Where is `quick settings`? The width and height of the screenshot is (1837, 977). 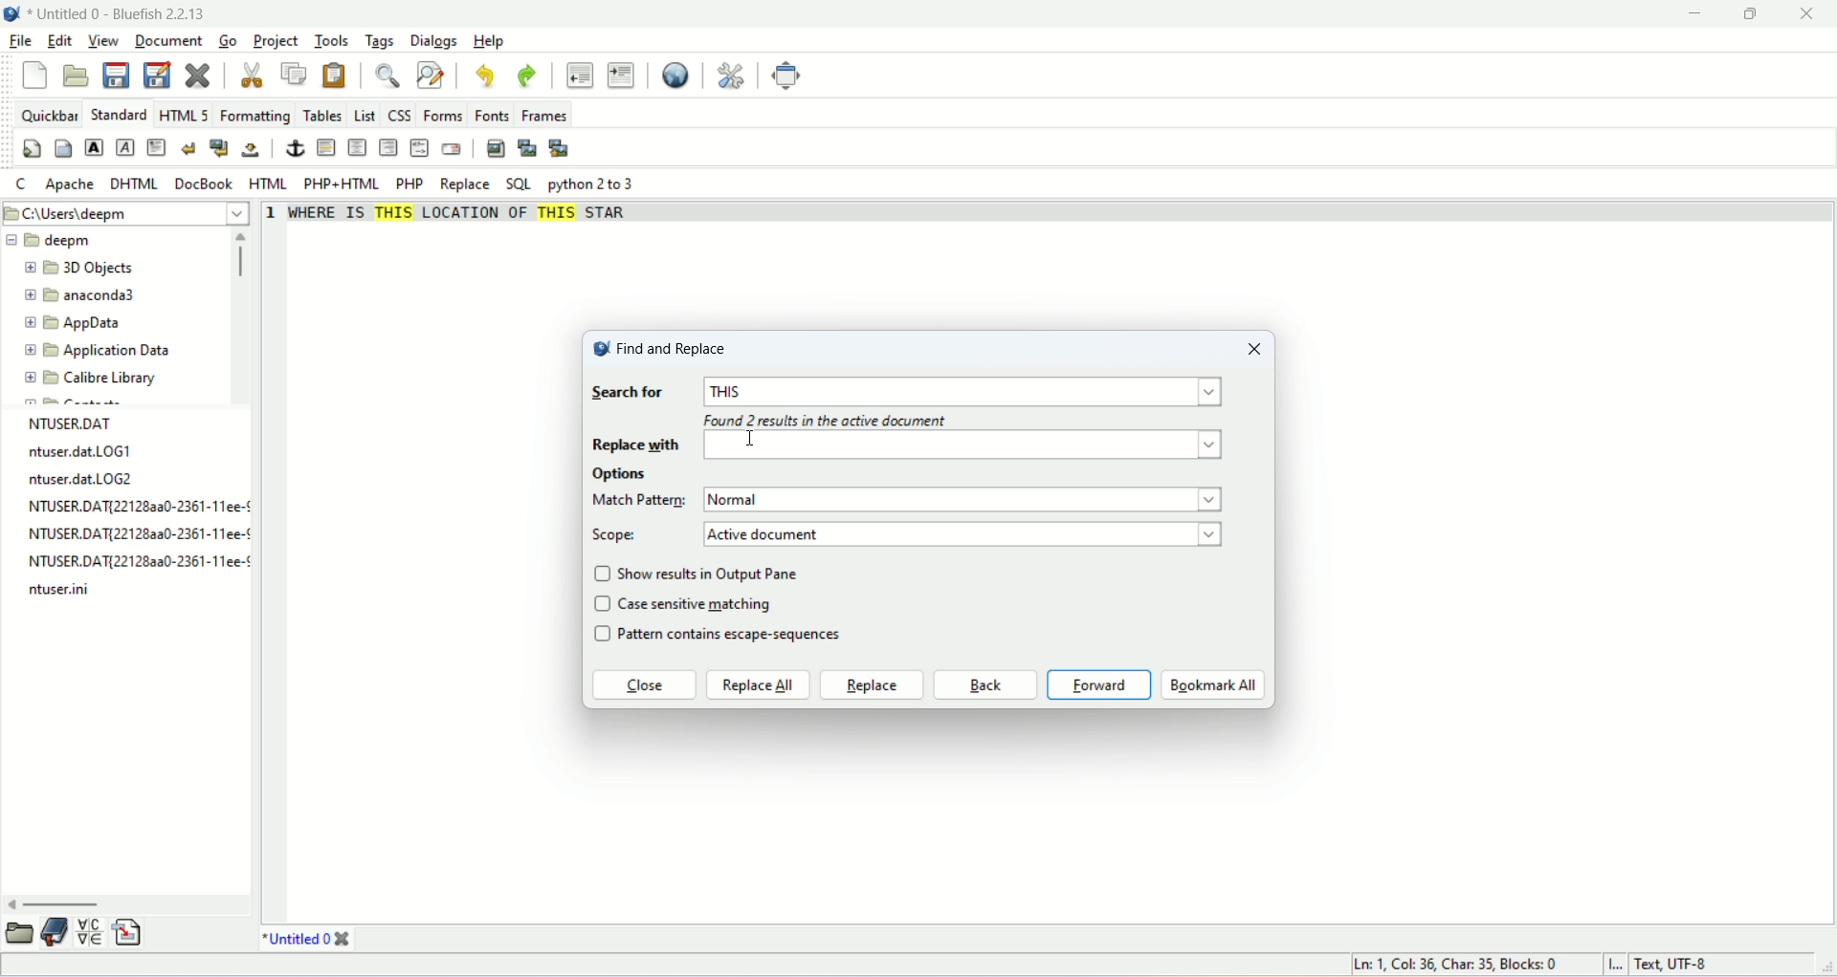
quick settings is located at coordinates (32, 149).